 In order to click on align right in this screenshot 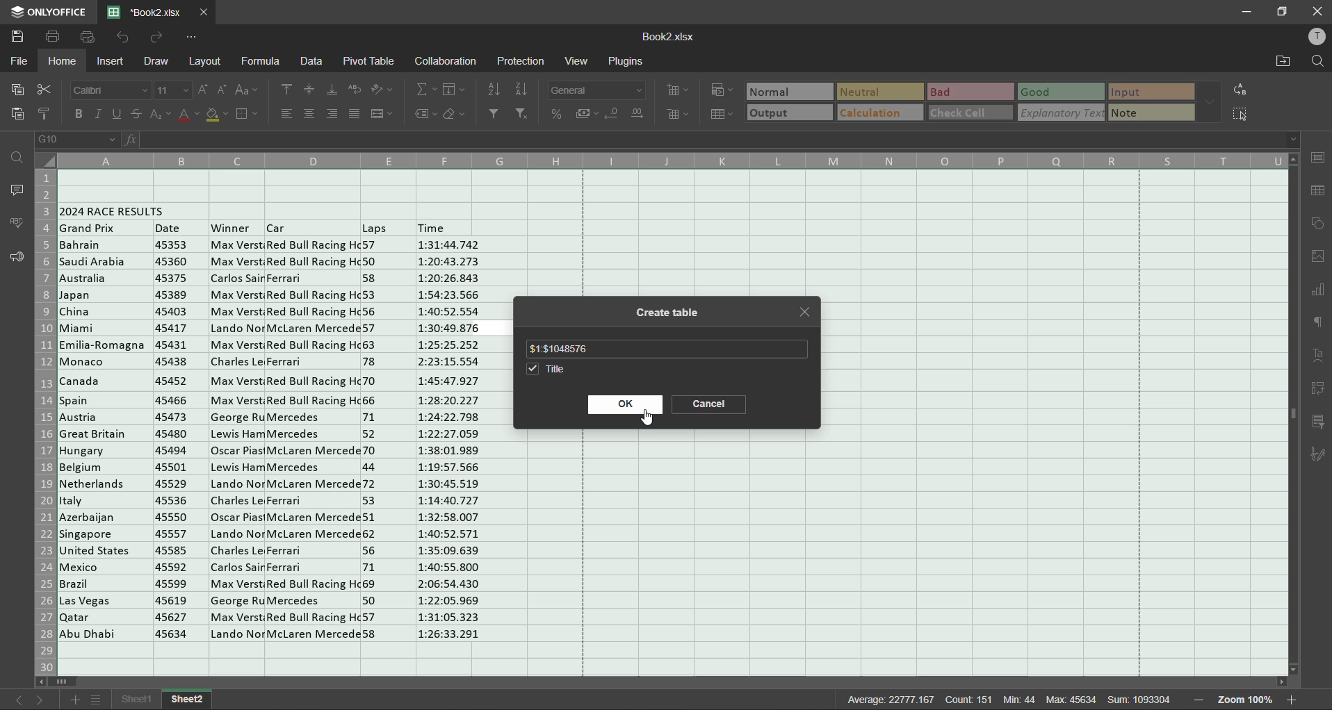, I will do `click(333, 115)`.